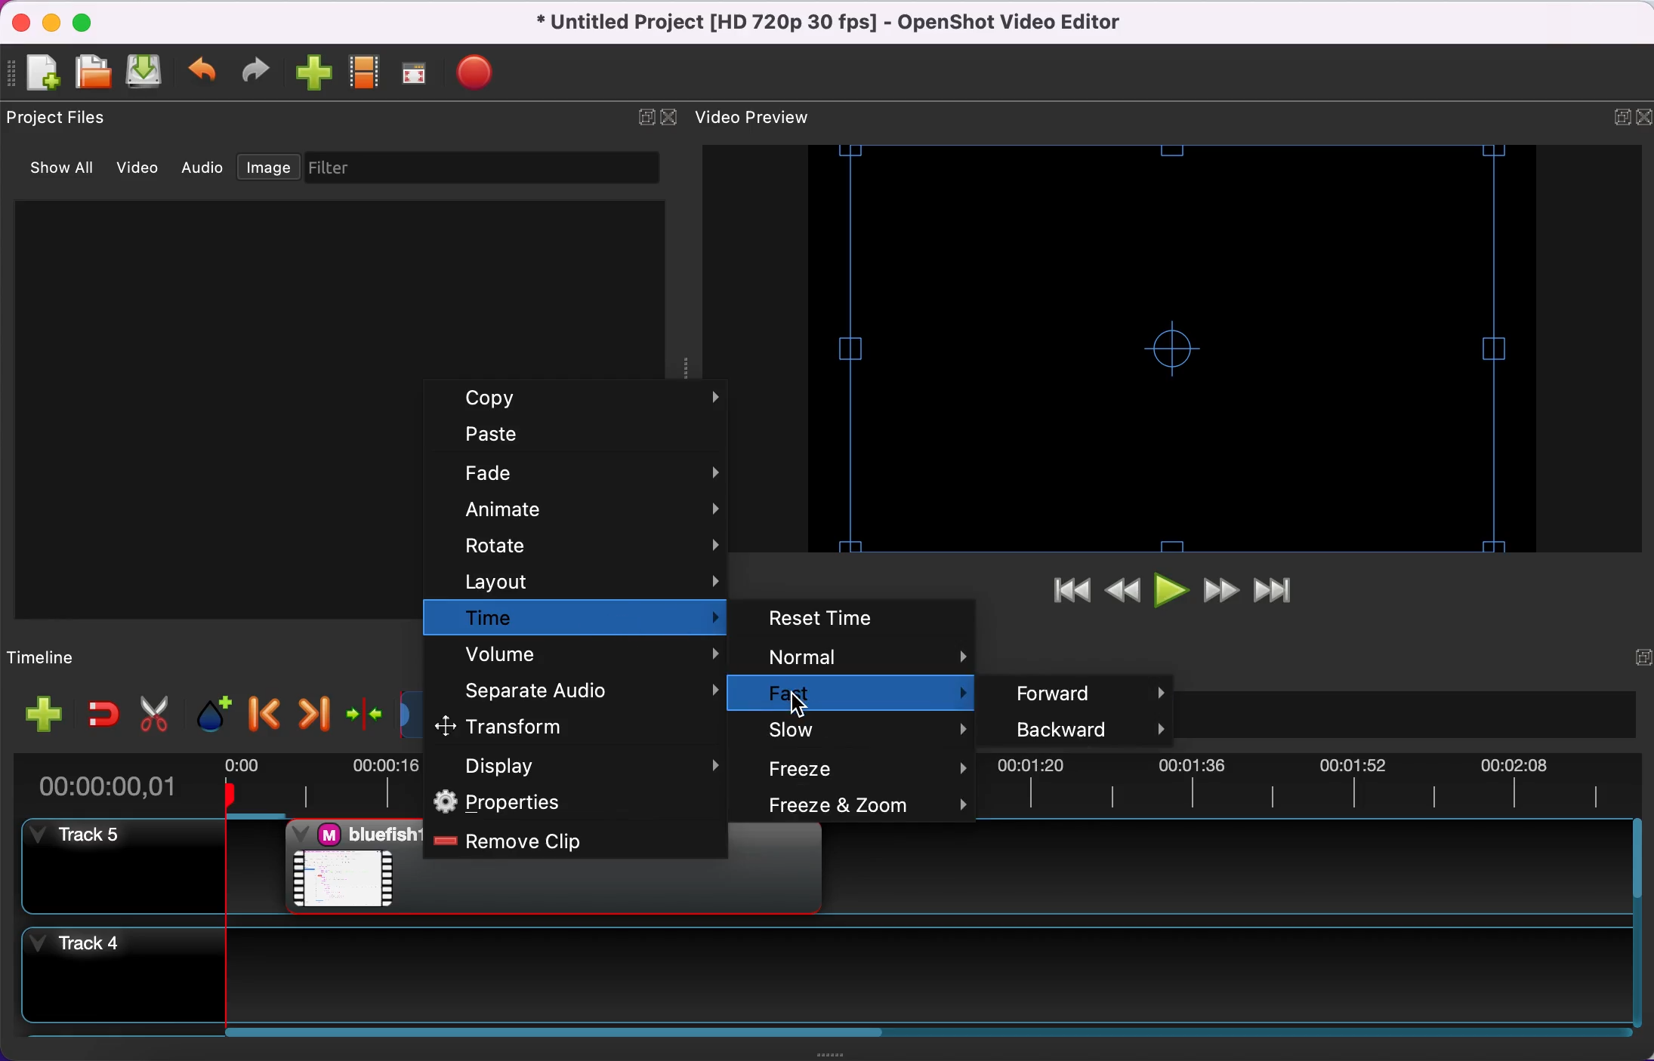  Describe the element at coordinates (1119, 596) in the screenshot. I see `rewind` at that location.